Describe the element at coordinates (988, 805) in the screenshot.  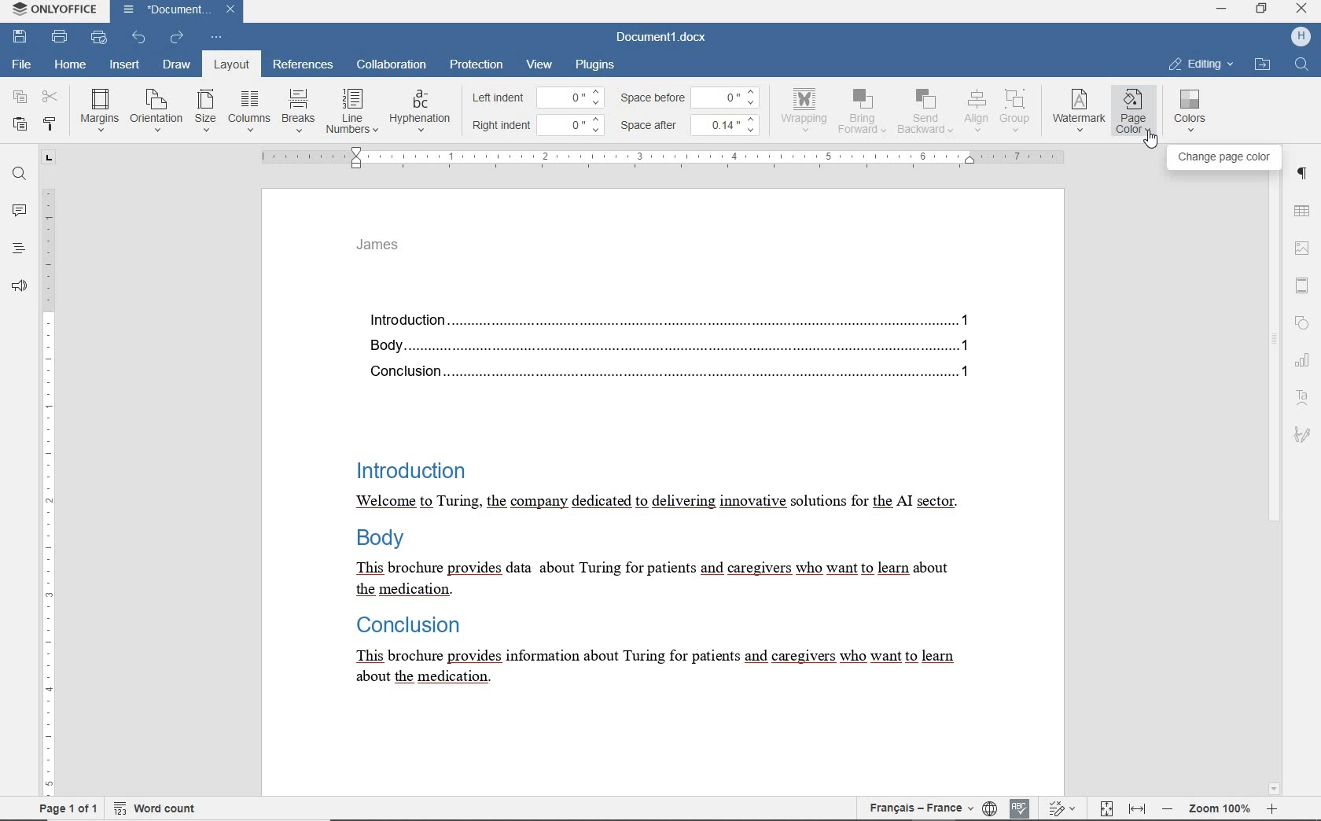
I see `set document language` at that location.